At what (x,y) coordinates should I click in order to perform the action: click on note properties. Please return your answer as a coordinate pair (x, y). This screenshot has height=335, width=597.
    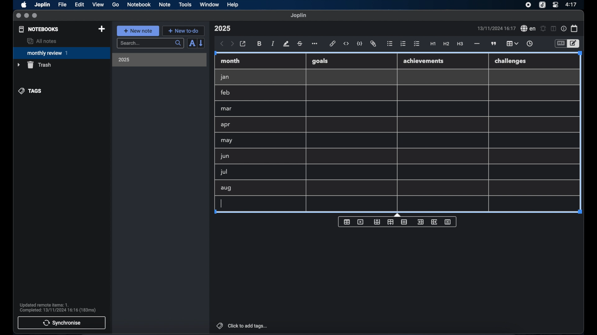
    Looking at the image, I should click on (564, 29).